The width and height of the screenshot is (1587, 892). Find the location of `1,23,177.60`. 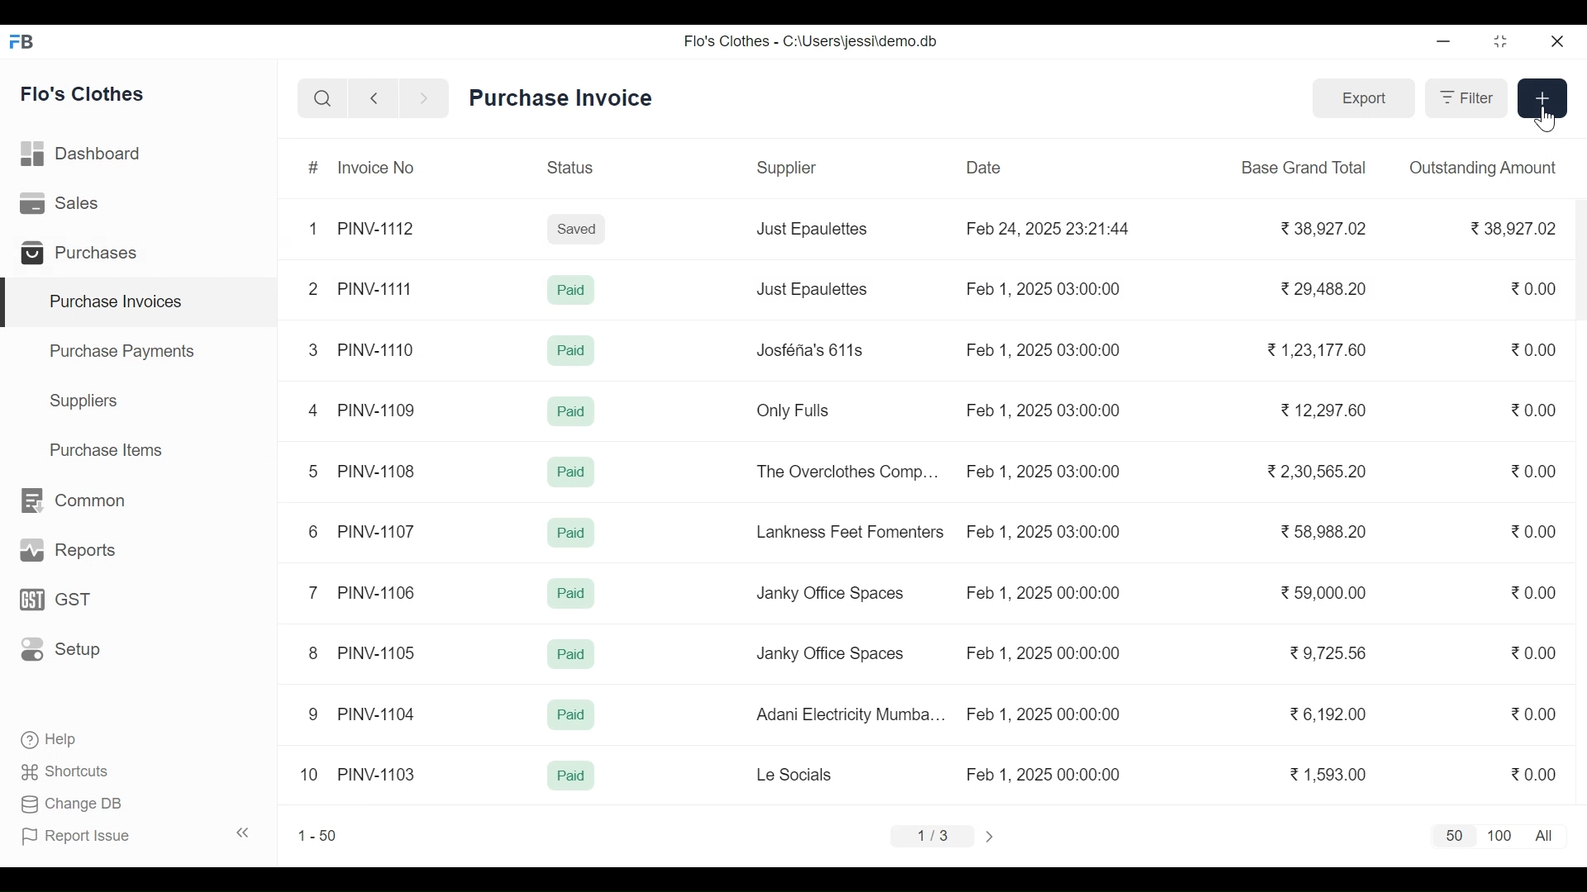

1,23,177.60 is located at coordinates (1317, 349).